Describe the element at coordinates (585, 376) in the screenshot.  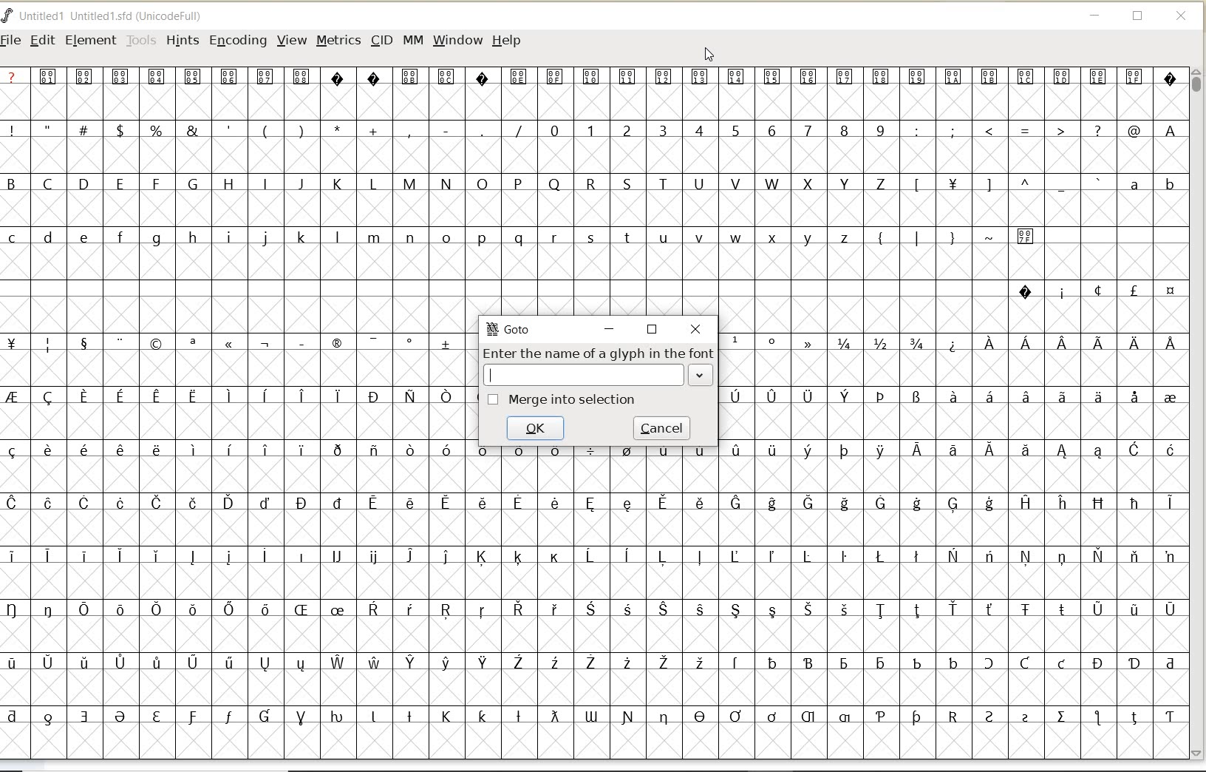
I see `input field` at that location.